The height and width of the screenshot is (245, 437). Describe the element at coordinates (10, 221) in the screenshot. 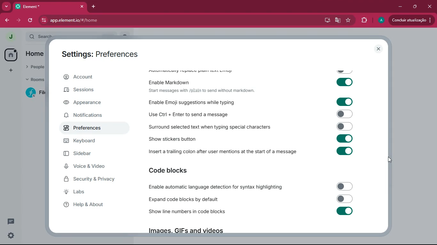

I see `conversation` at that location.